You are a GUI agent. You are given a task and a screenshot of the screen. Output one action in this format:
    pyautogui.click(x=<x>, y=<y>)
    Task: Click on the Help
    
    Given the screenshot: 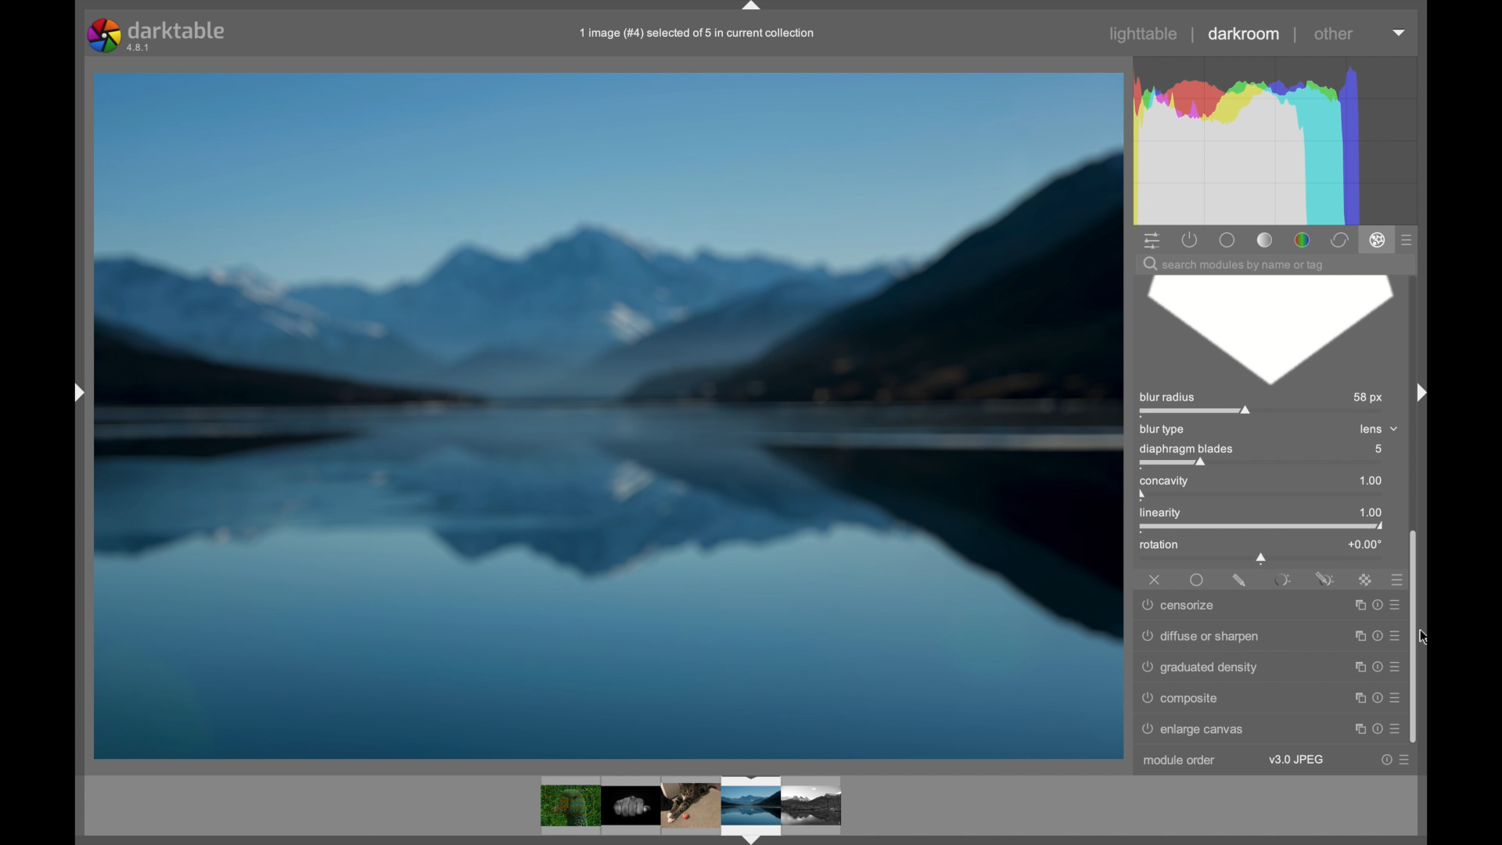 What is the action you would take?
    pyautogui.click(x=1377, y=602)
    